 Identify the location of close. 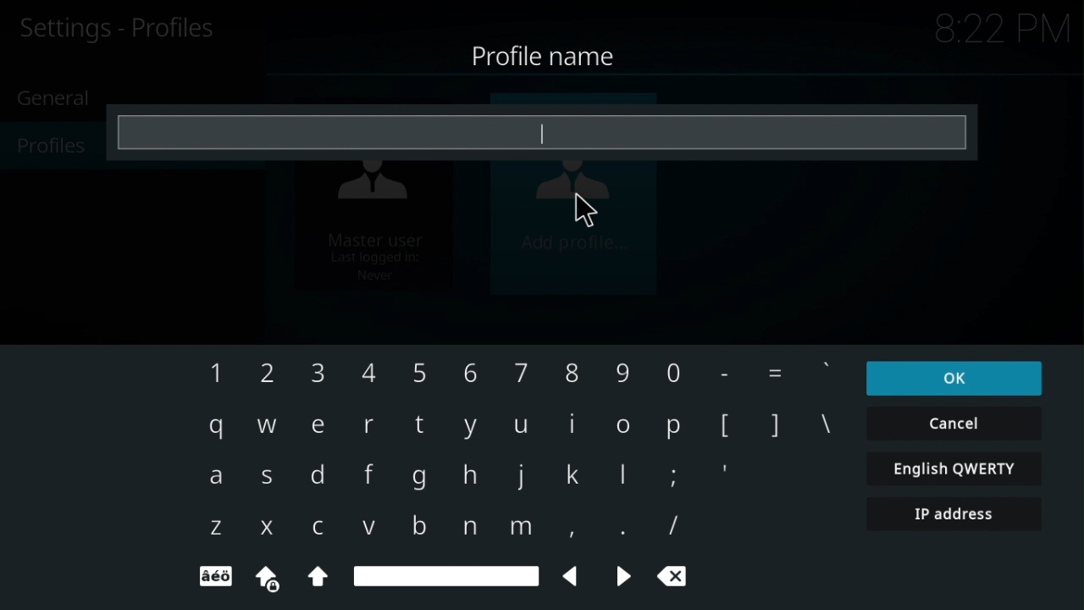
(673, 574).